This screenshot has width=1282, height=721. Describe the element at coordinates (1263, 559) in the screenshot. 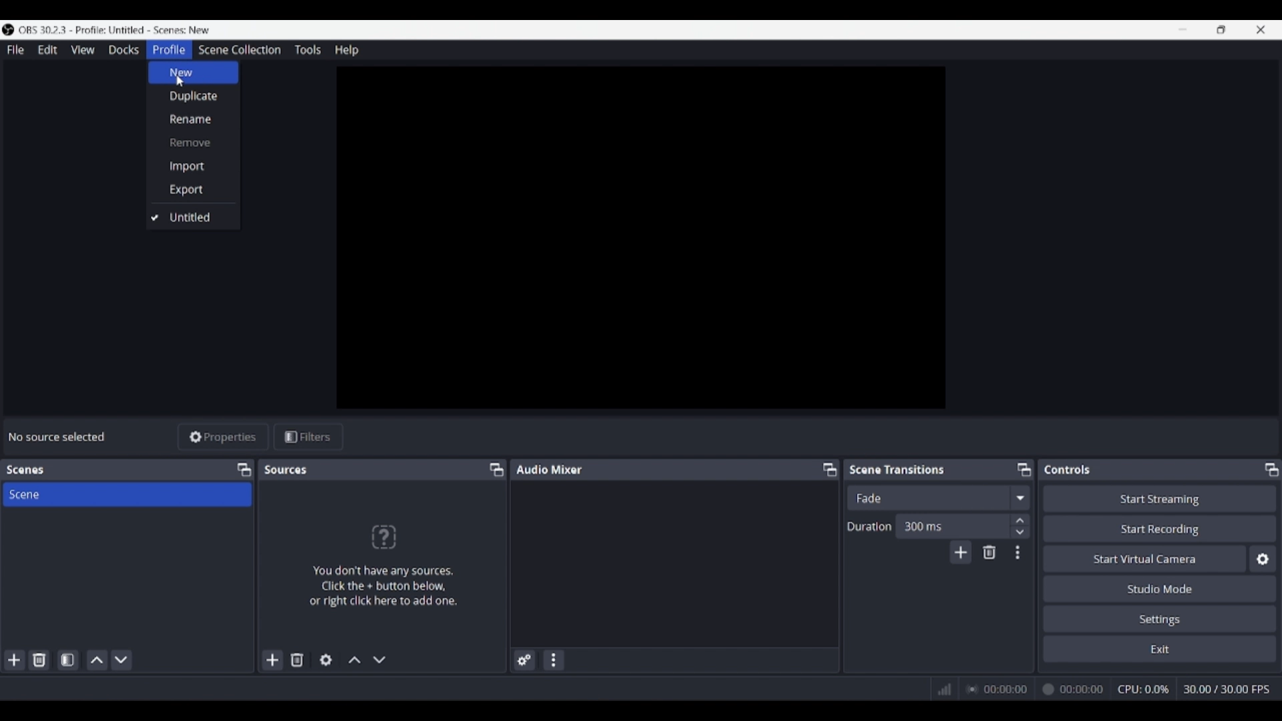

I see `Configure virtual camera` at that location.